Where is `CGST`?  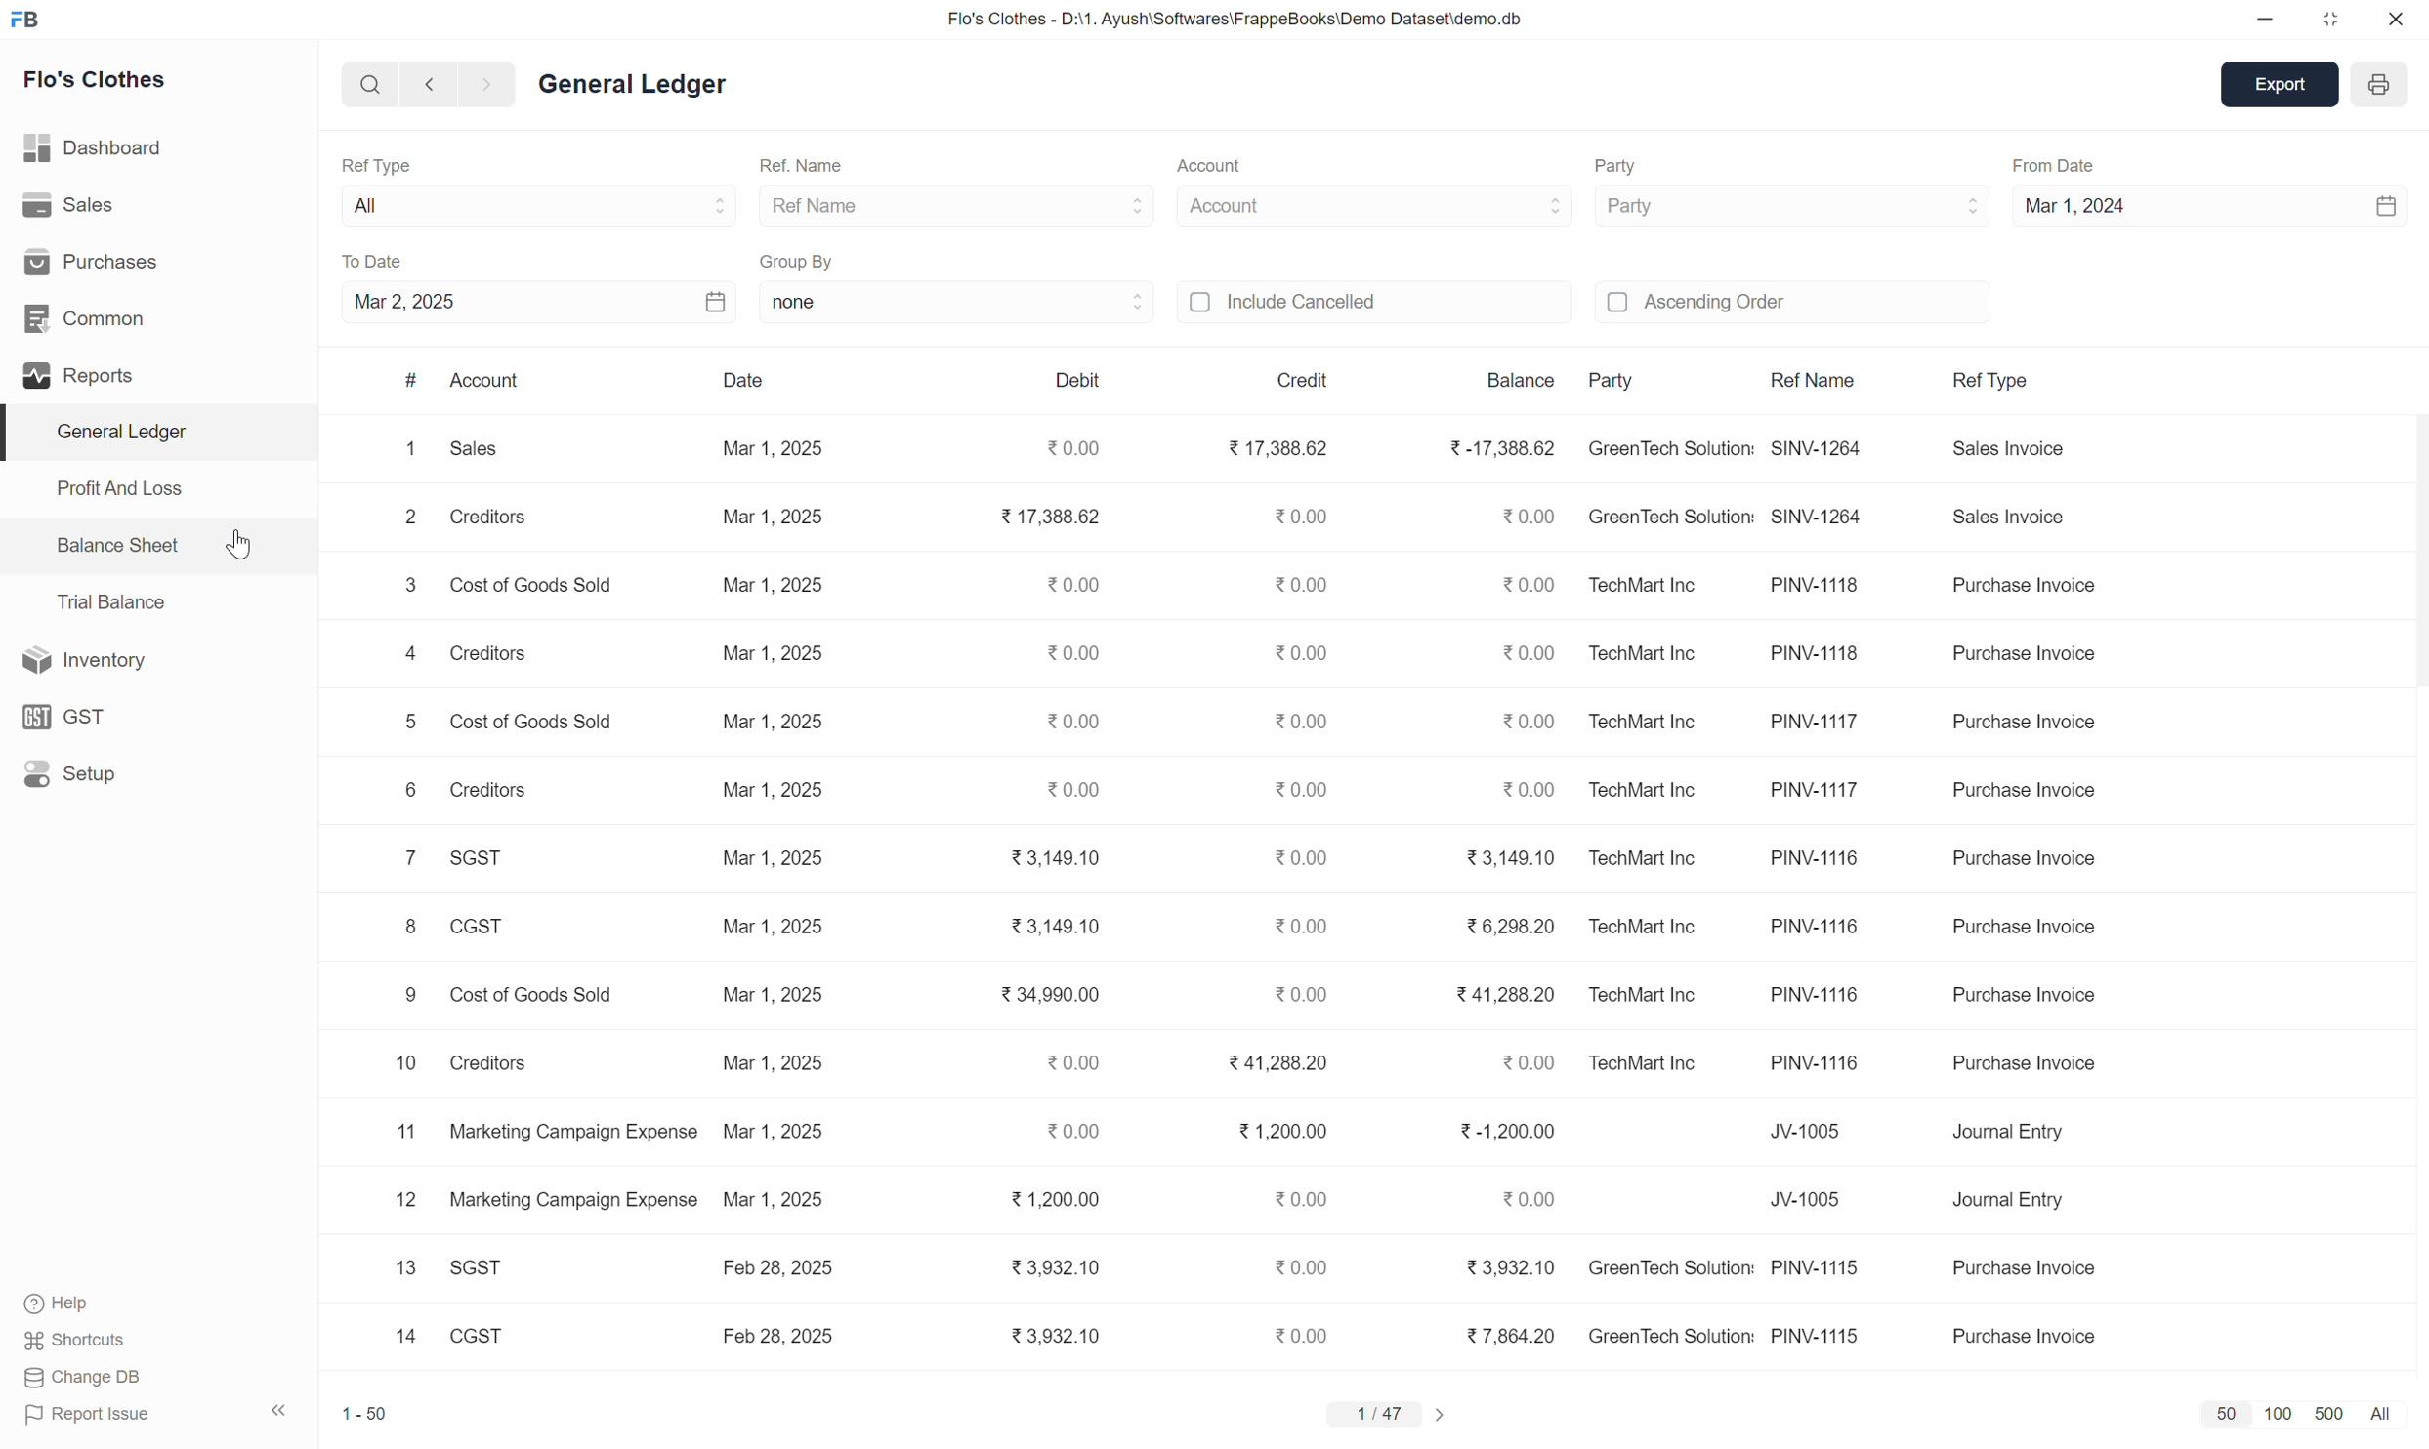
CGST is located at coordinates (479, 1336).